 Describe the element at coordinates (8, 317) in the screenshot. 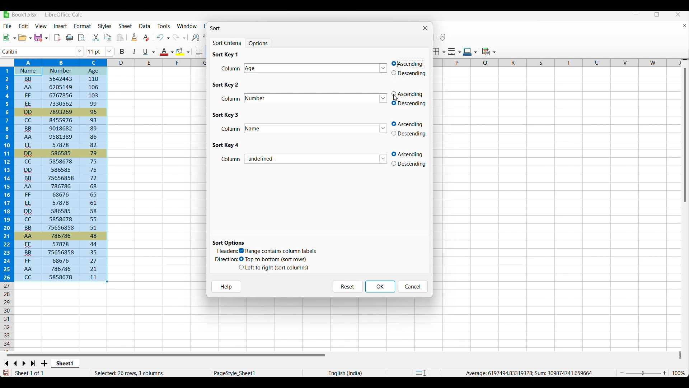

I see `Rows marker` at that location.